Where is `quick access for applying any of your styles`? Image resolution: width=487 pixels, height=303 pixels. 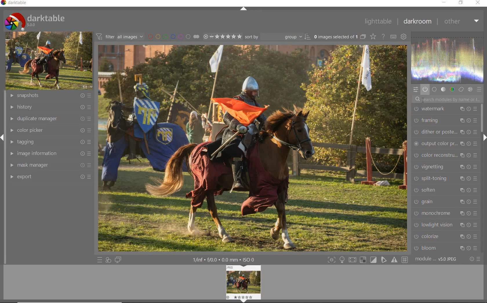 quick access for applying any of your styles is located at coordinates (109, 259).